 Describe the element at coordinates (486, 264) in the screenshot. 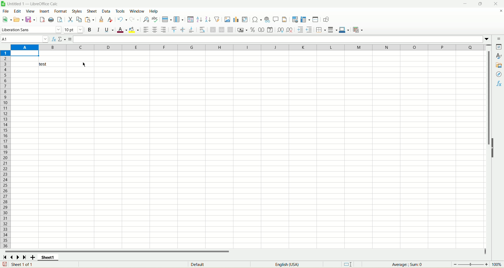

I see `Zoom in` at that location.